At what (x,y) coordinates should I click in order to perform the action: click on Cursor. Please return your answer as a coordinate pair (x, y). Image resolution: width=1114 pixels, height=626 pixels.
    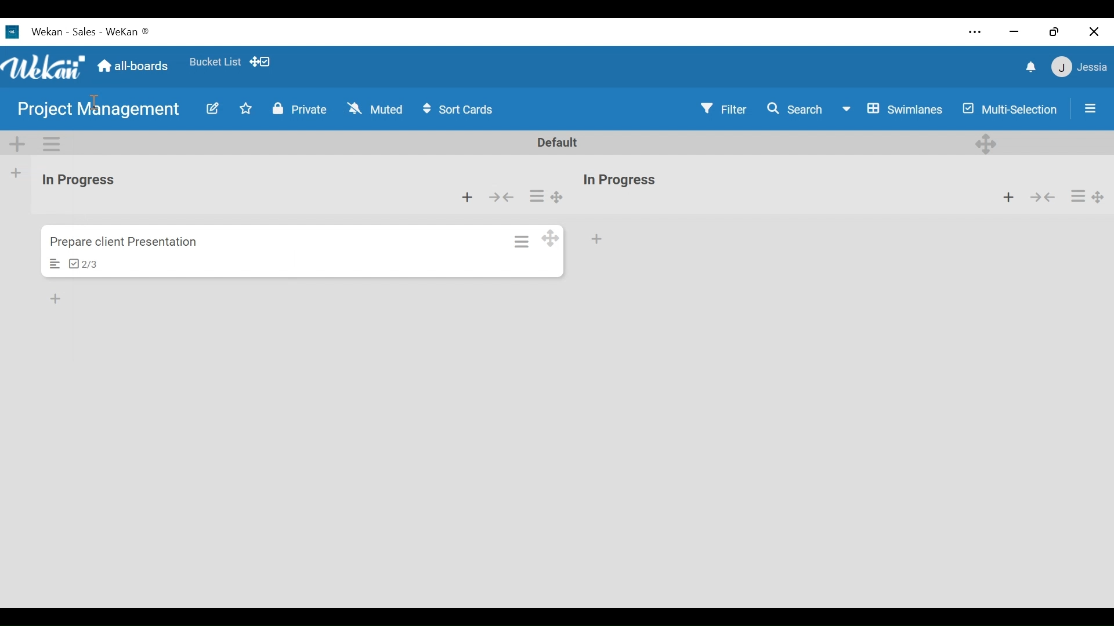
    Looking at the image, I should click on (95, 101).